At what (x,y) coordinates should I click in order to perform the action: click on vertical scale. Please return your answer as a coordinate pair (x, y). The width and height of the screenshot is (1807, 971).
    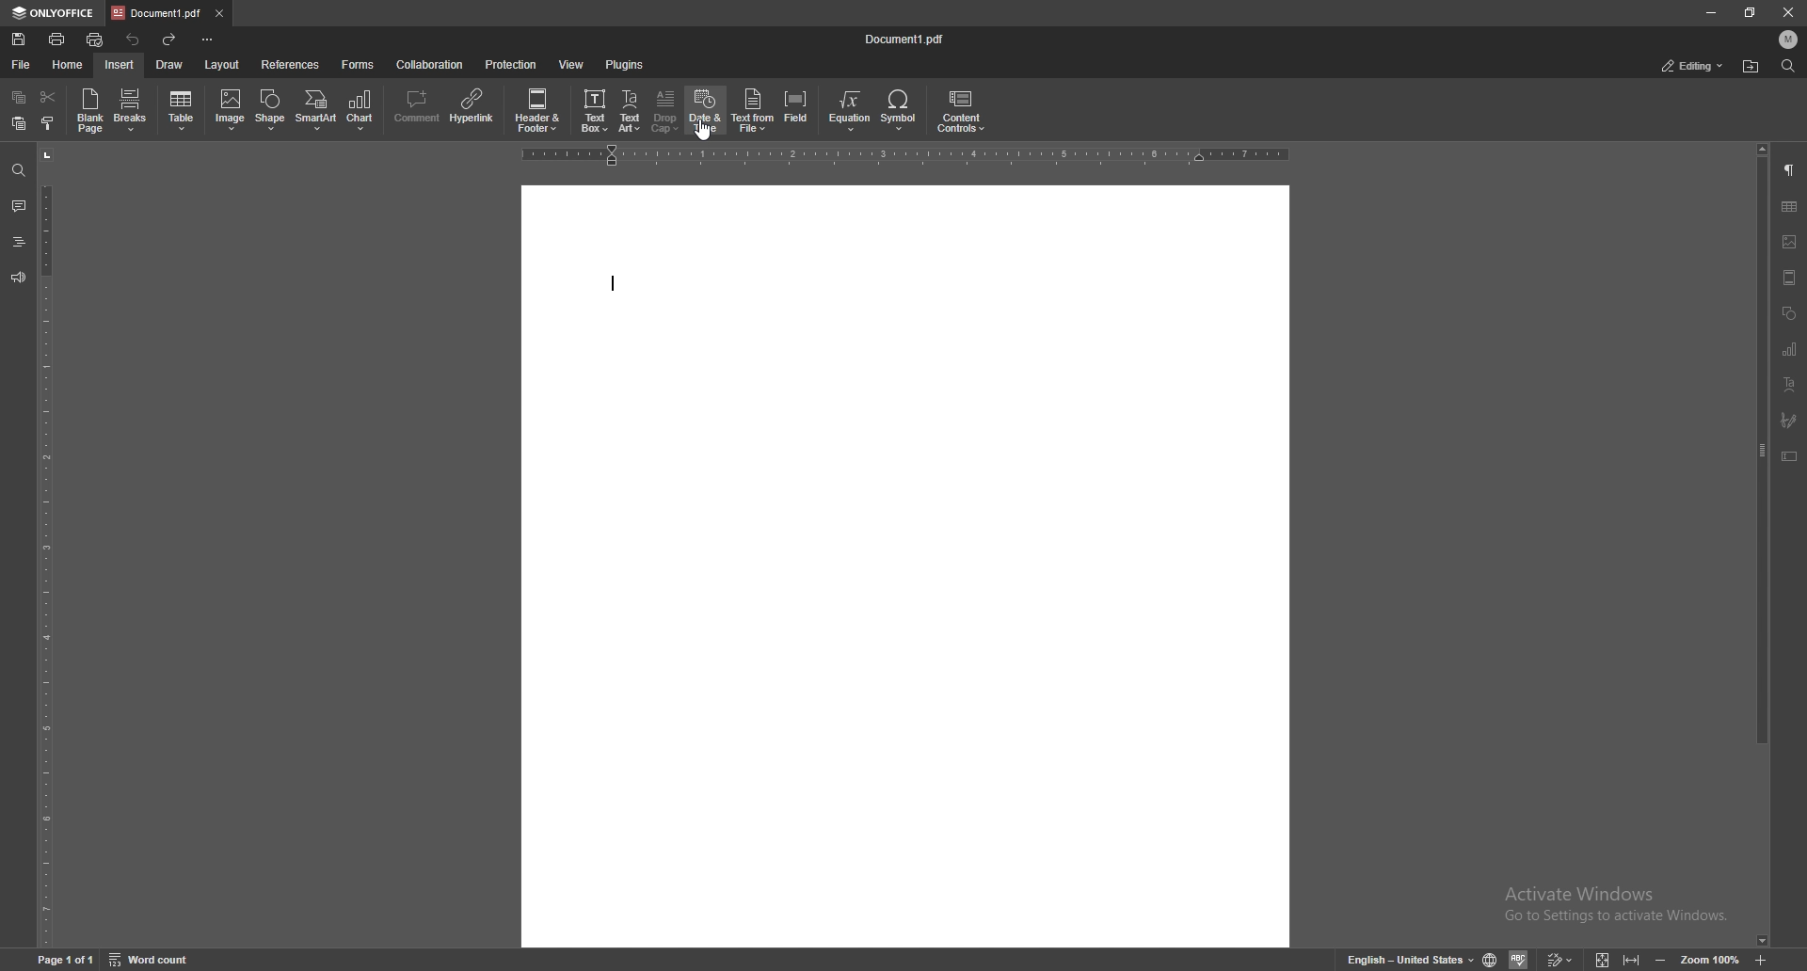
    Looking at the image, I should click on (49, 548).